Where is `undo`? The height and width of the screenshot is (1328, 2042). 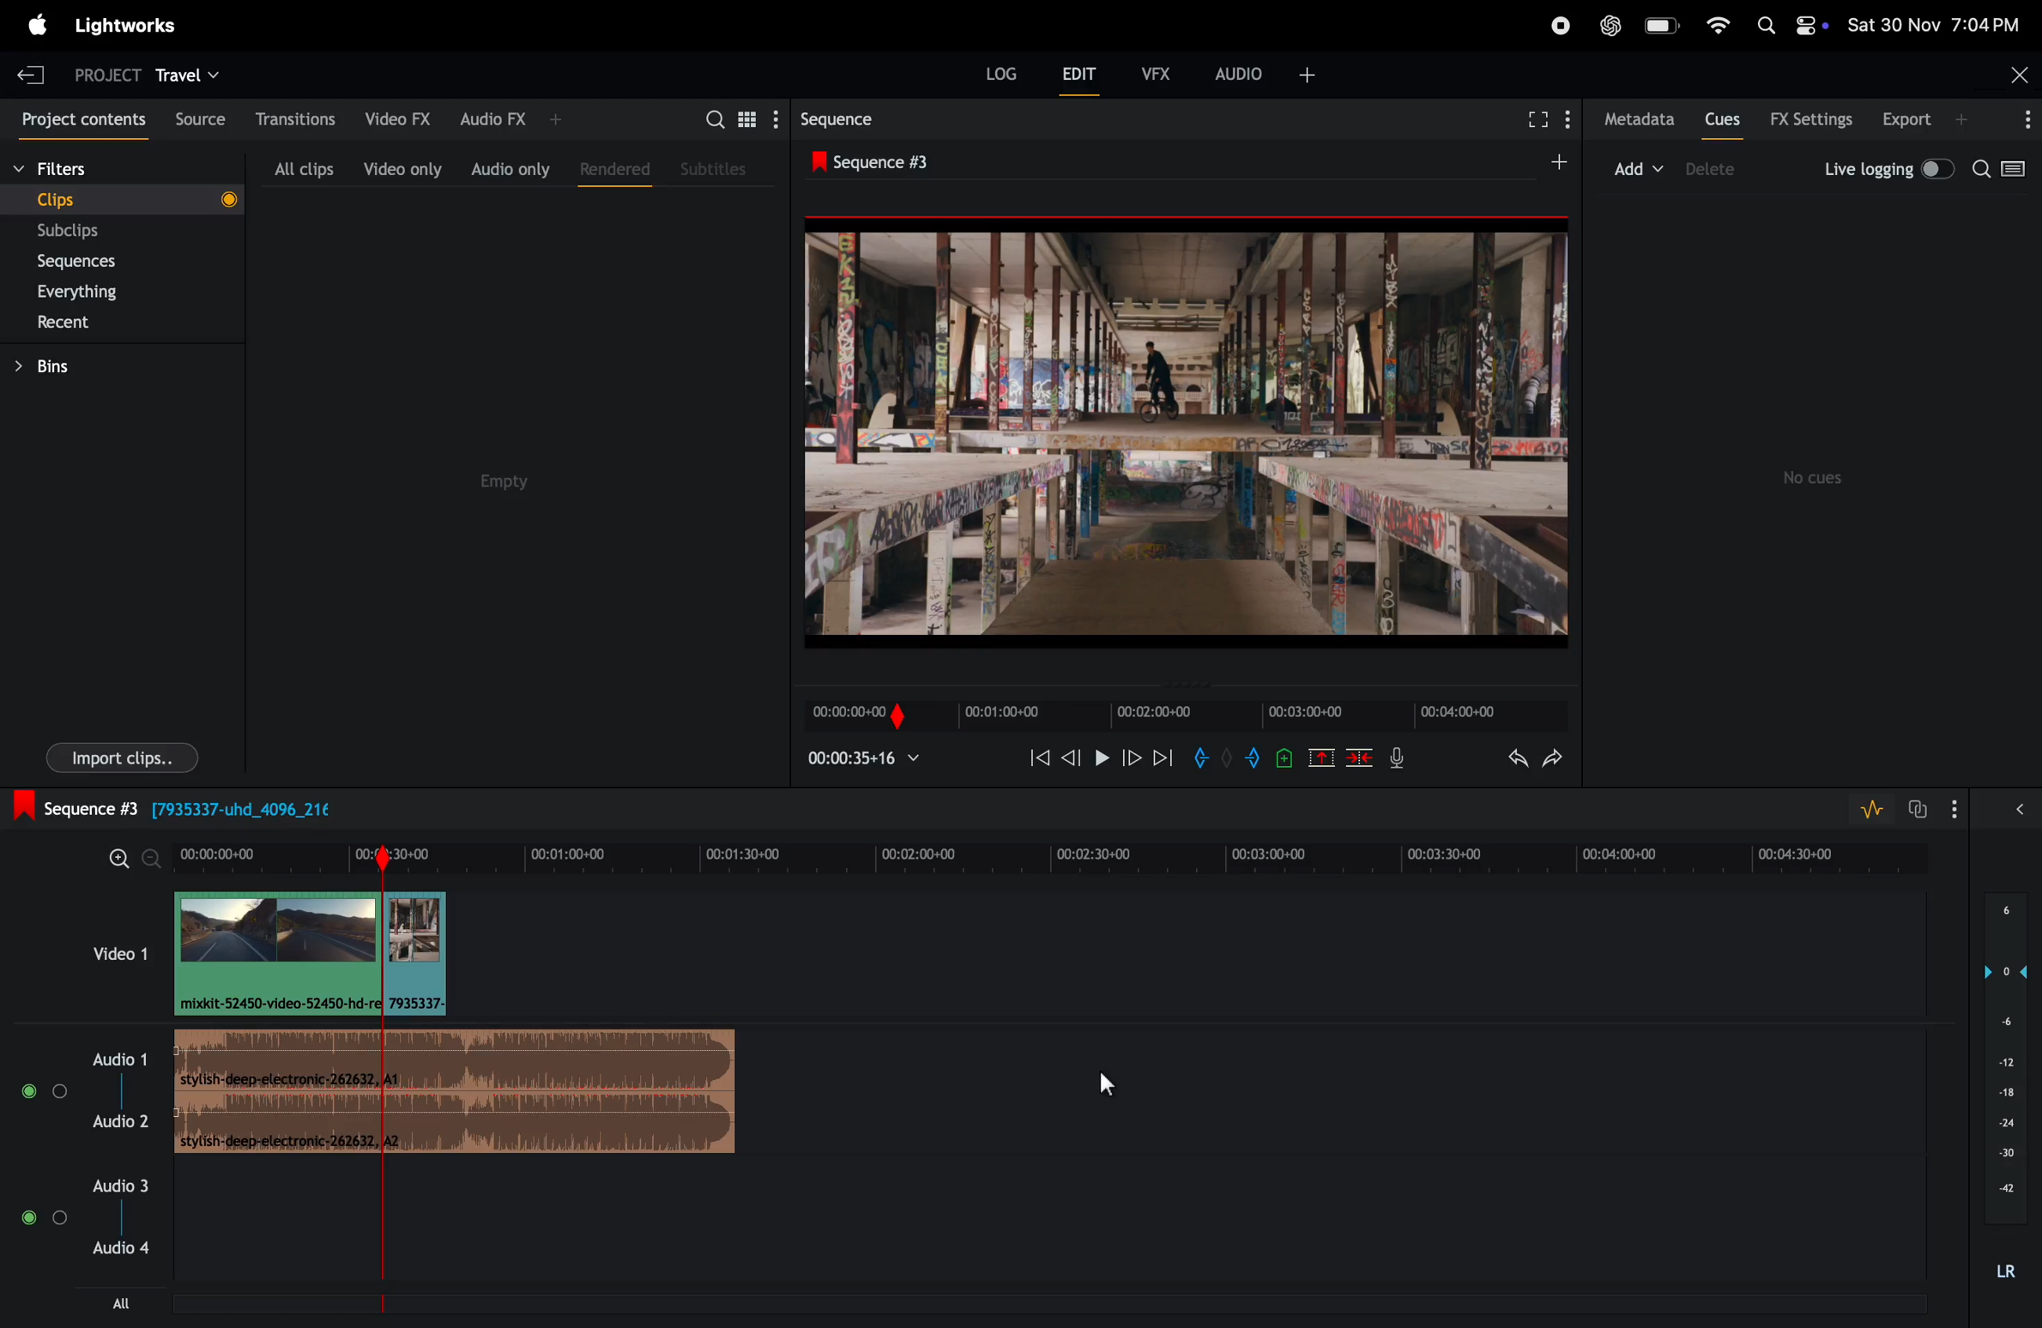
undo is located at coordinates (1505, 757).